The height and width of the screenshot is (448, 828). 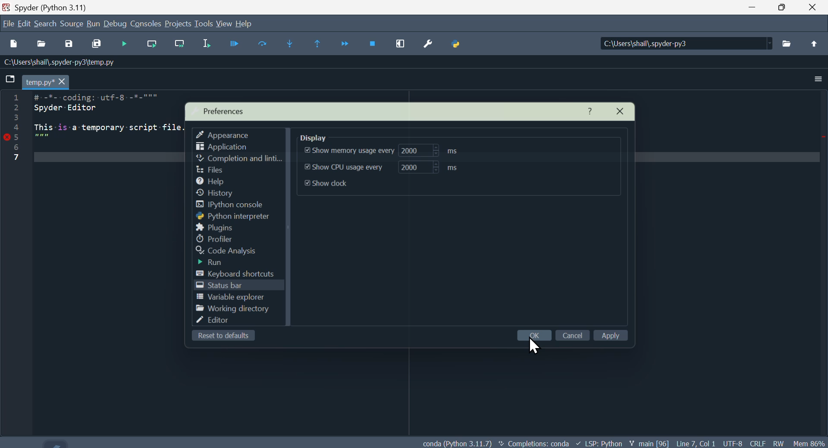 What do you see at coordinates (593, 110) in the screenshot?
I see `Help` at bounding box center [593, 110].